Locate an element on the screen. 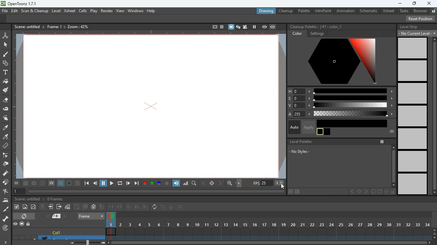 This screenshot has width=437, height=245. edit is located at coordinates (373, 192).